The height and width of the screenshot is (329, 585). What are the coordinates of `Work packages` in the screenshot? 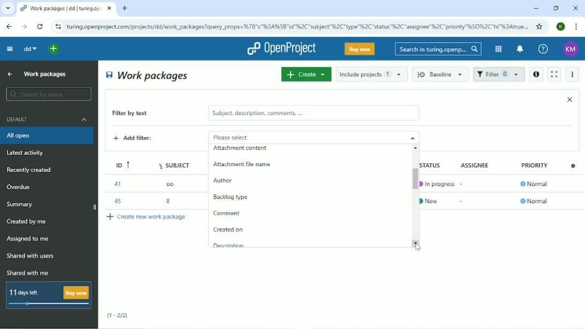 It's located at (46, 73).